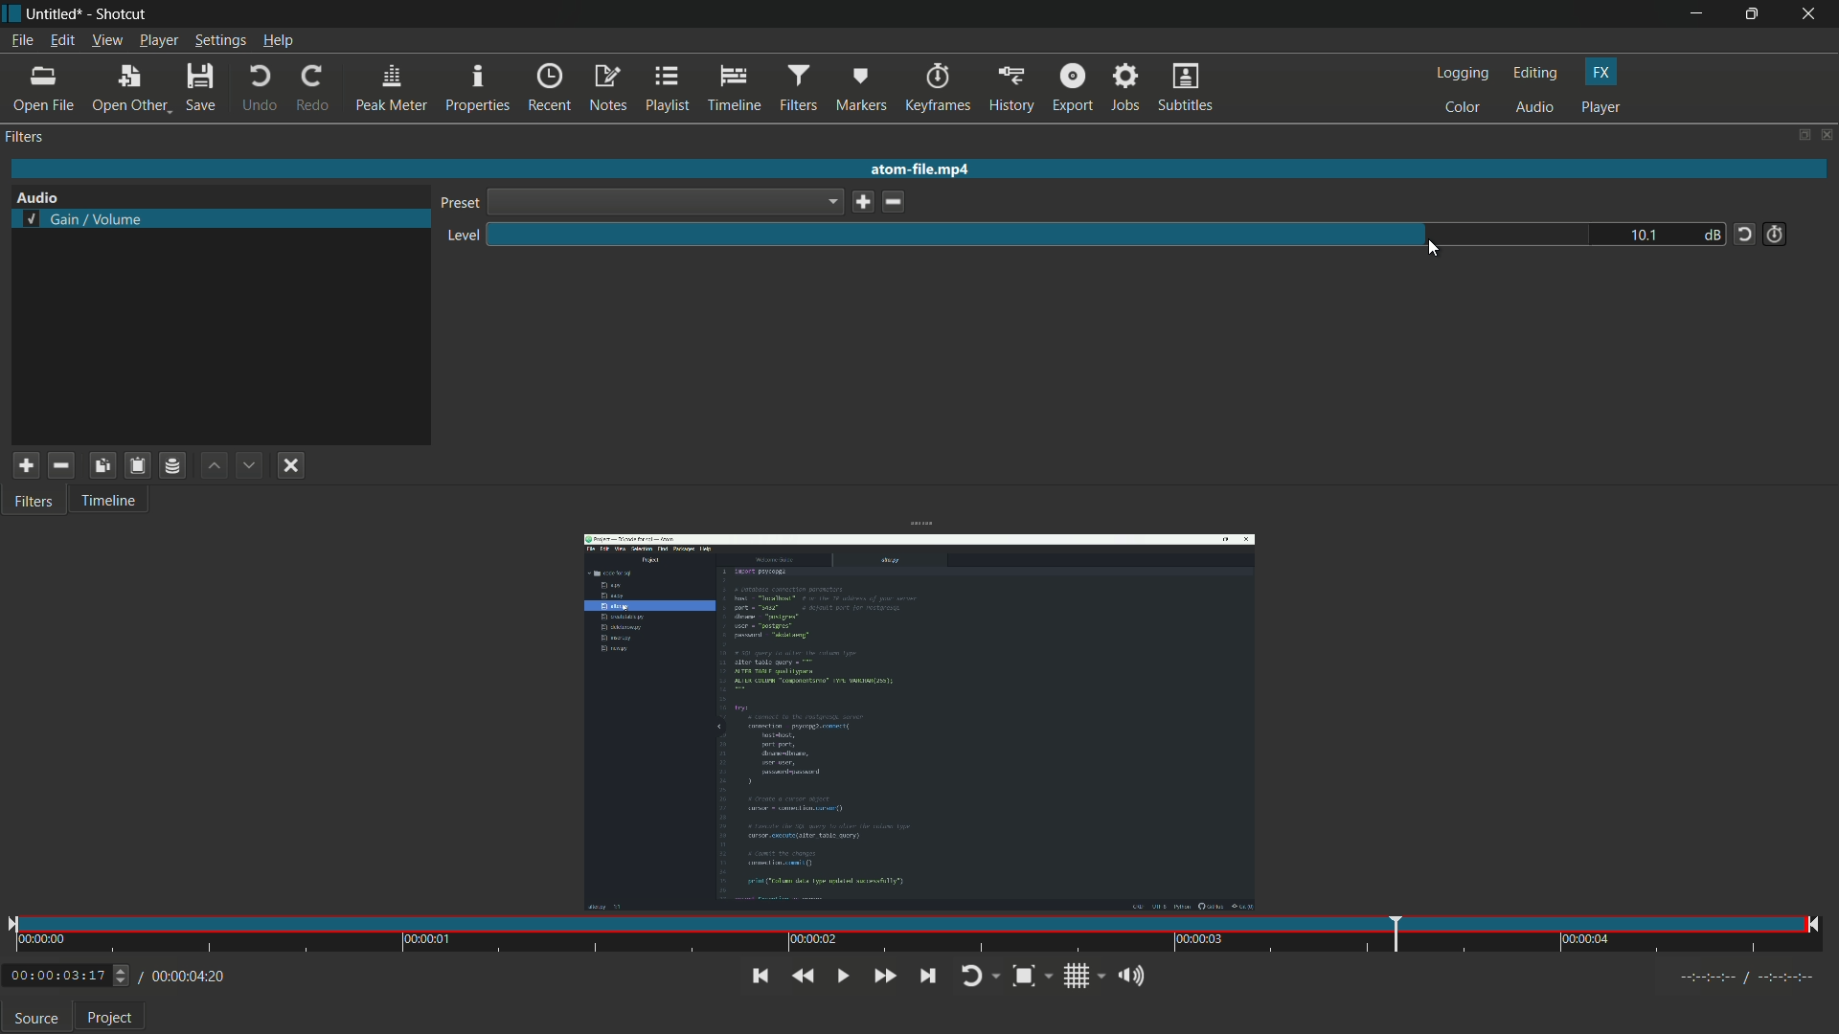 This screenshot has width=1839, height=1034. I want to click on Untitled (file name), so click(56, 14).